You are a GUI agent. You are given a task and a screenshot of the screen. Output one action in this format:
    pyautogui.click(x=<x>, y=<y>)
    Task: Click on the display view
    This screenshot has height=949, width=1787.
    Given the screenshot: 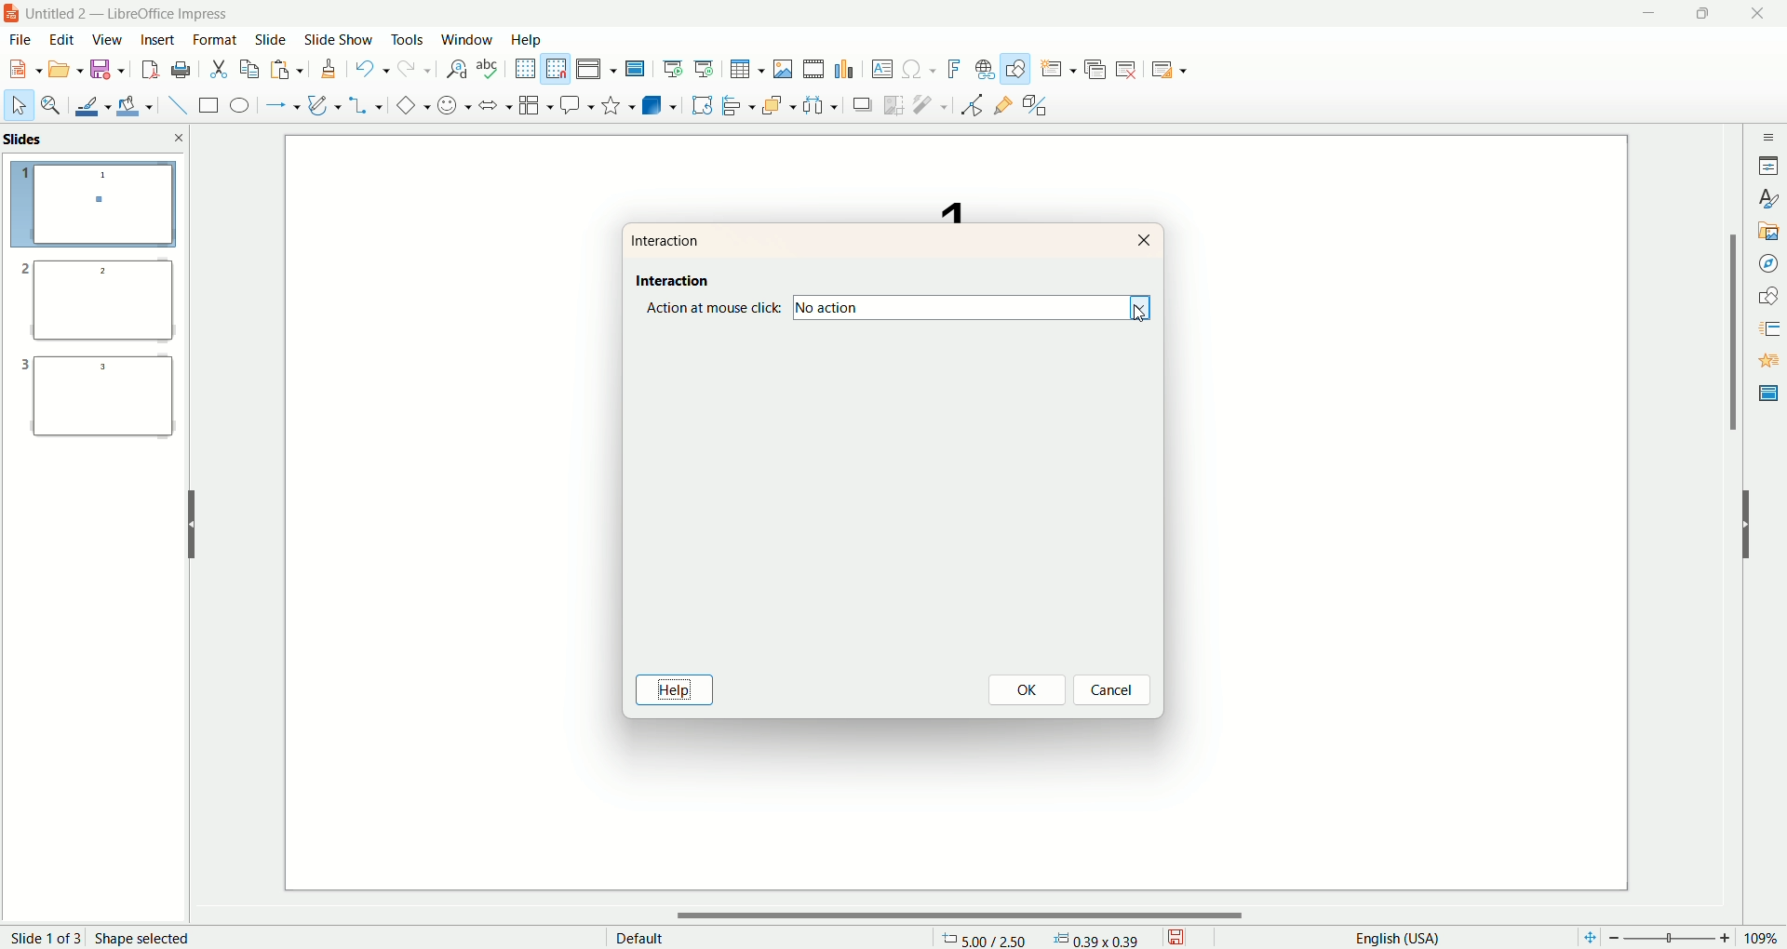 What is the action you would take?
    pyautogui.click(x=598, y=68)
    